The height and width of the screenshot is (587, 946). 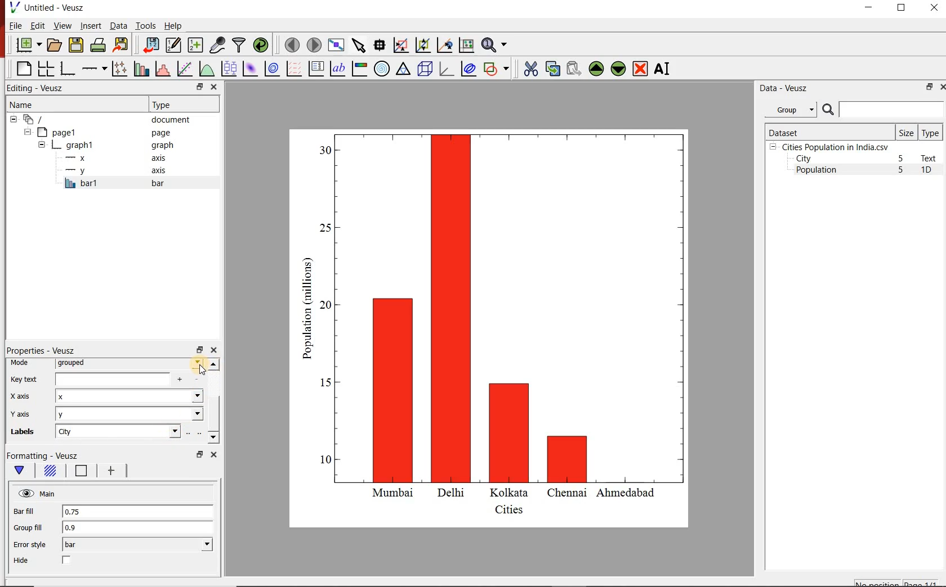 I want to click on Bar fill, so click(x=32, y=512).